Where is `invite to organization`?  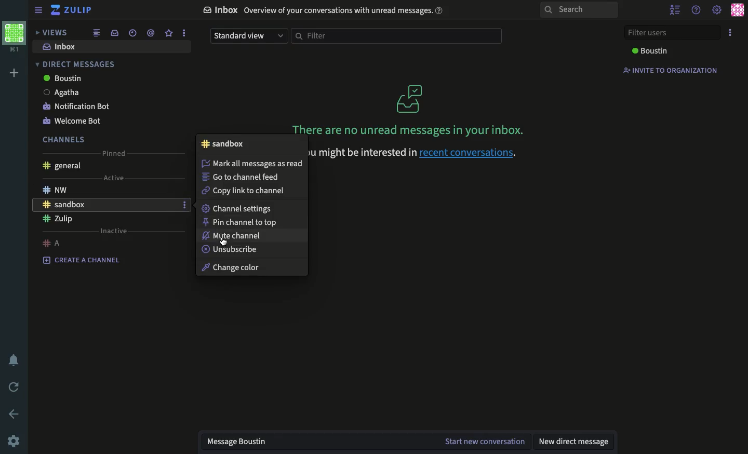
invite to organization is located at coordinates (669, 70).